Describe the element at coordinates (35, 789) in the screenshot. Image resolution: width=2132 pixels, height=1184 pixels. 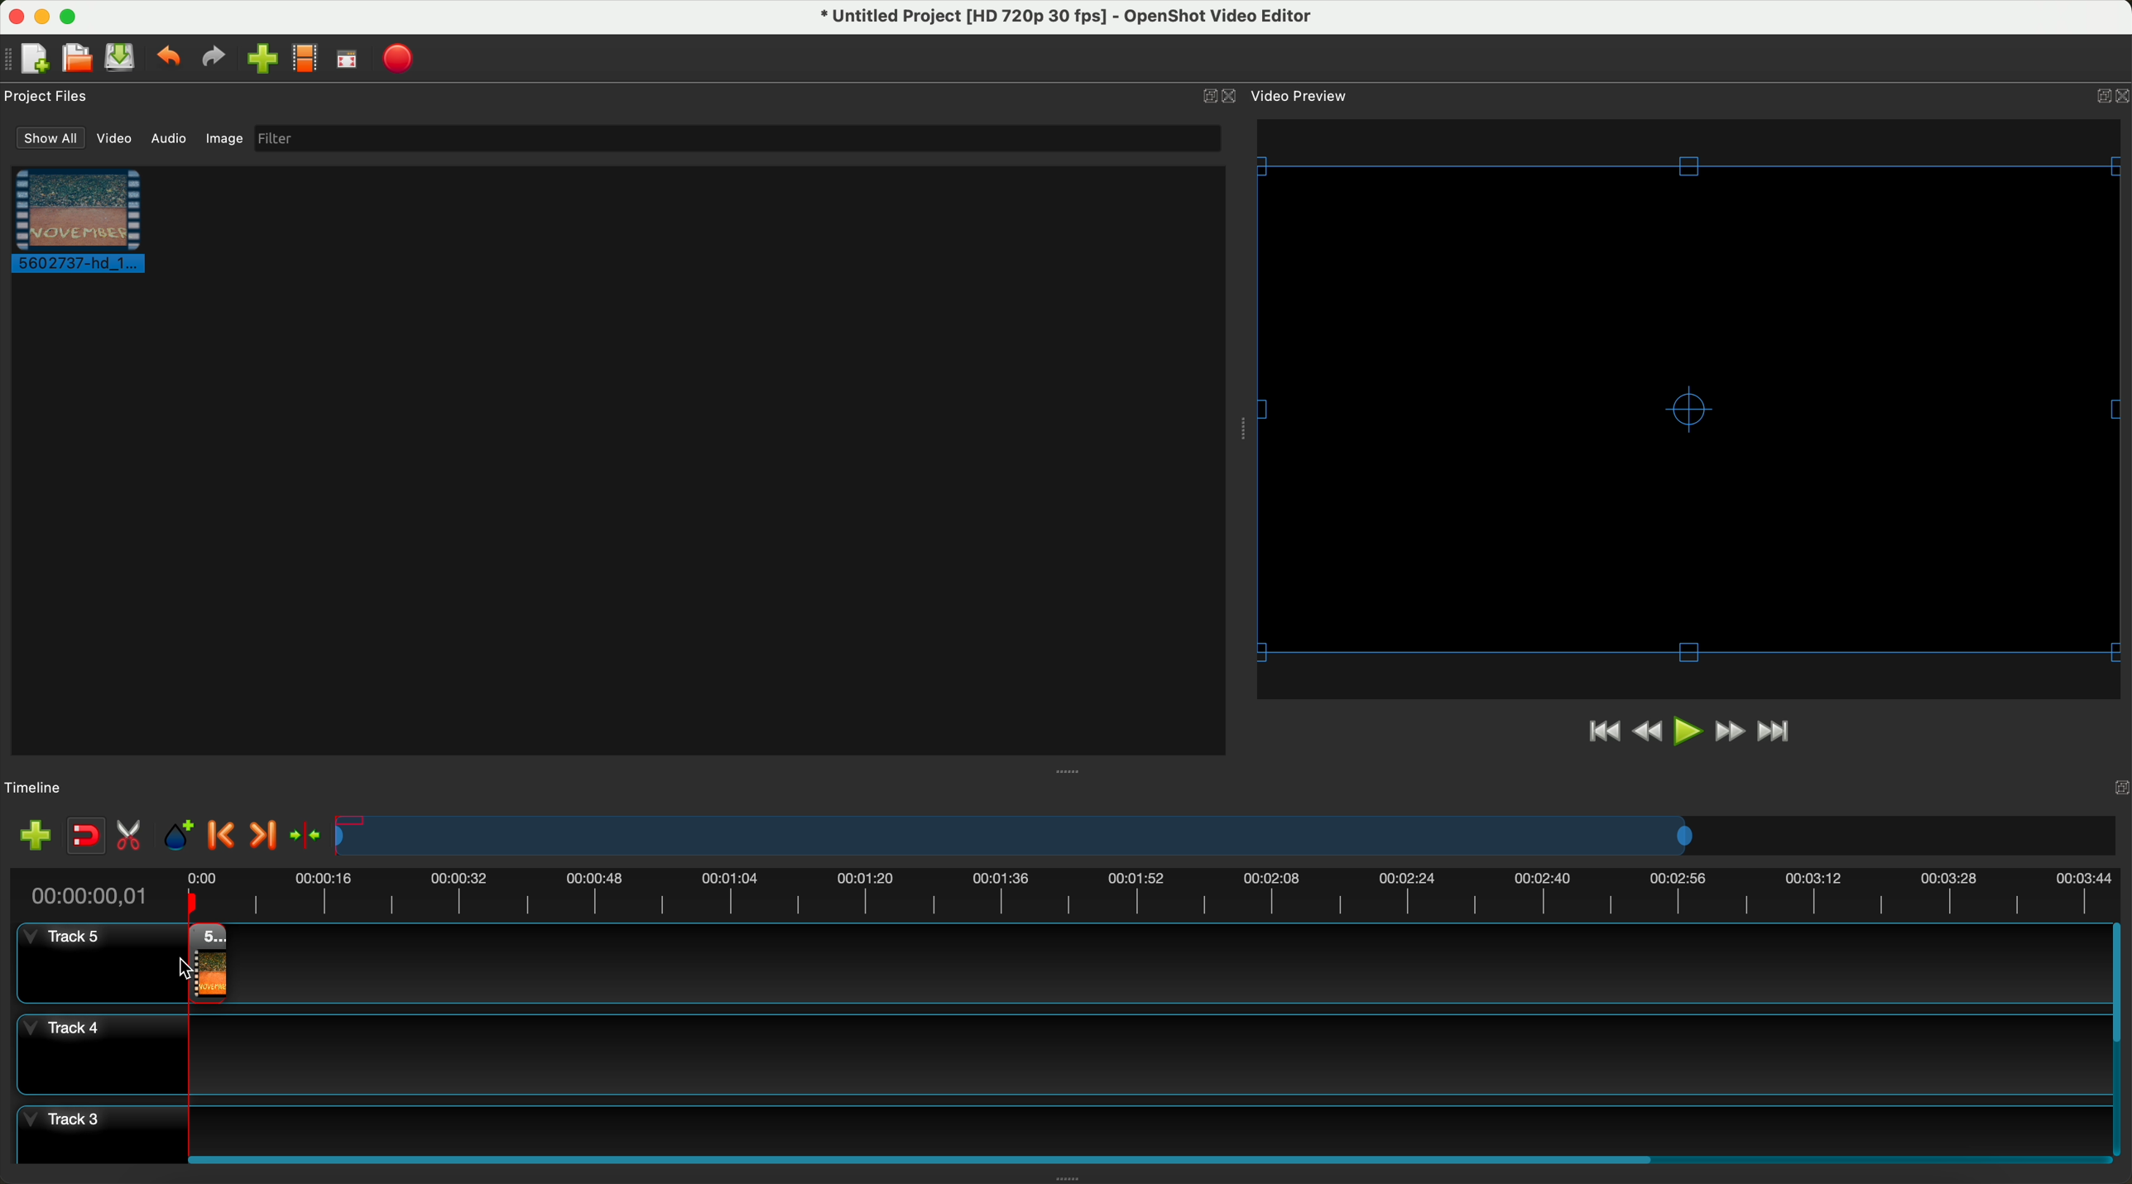
I see `timeline` at that location.